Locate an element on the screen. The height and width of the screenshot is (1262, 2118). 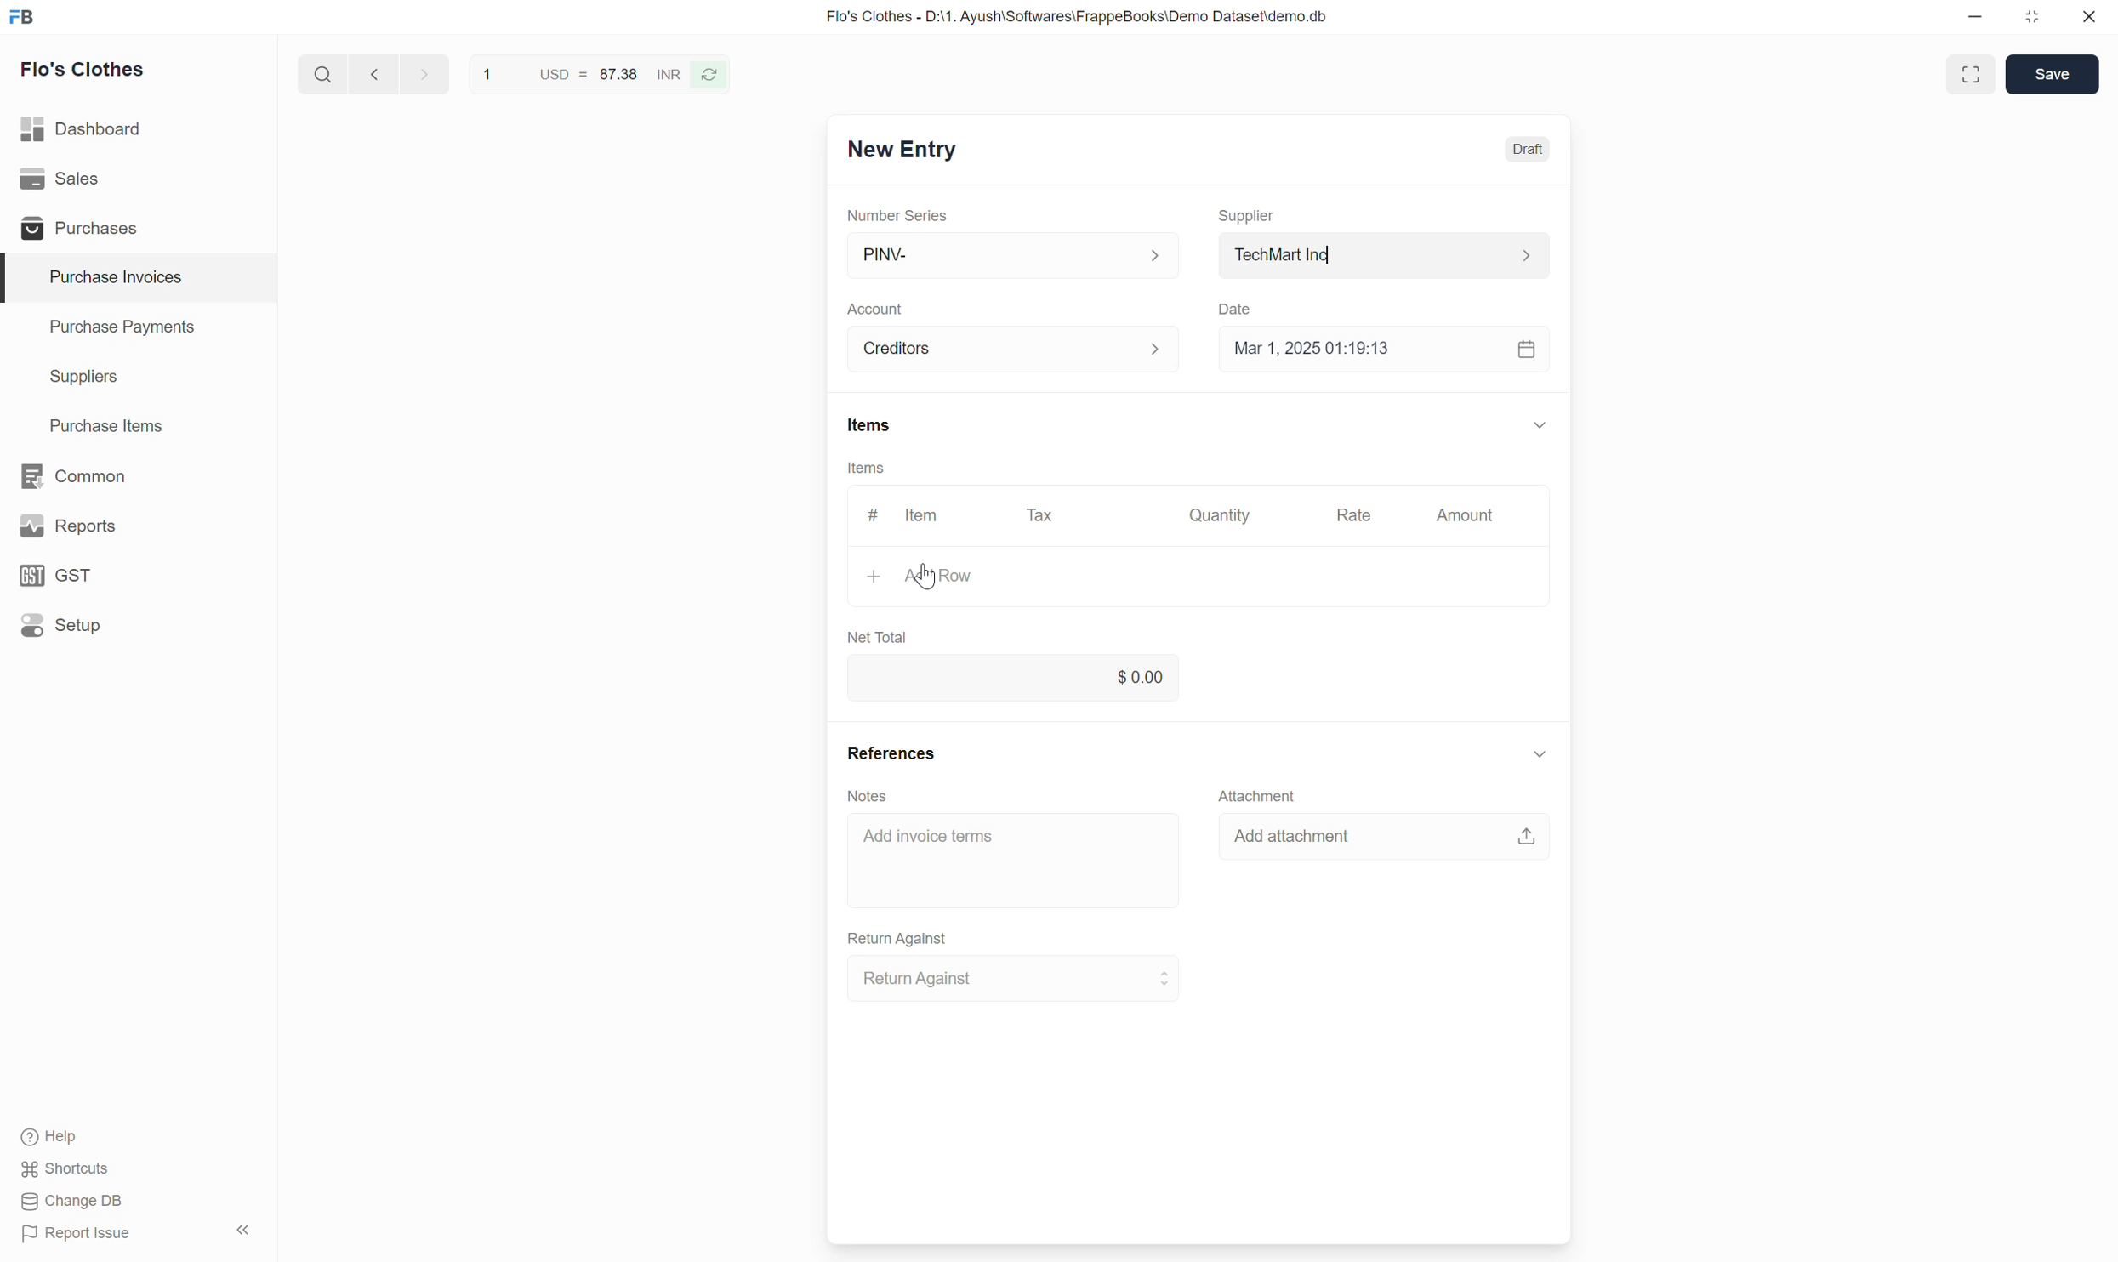
Setup is located at coordinates (62, 627).